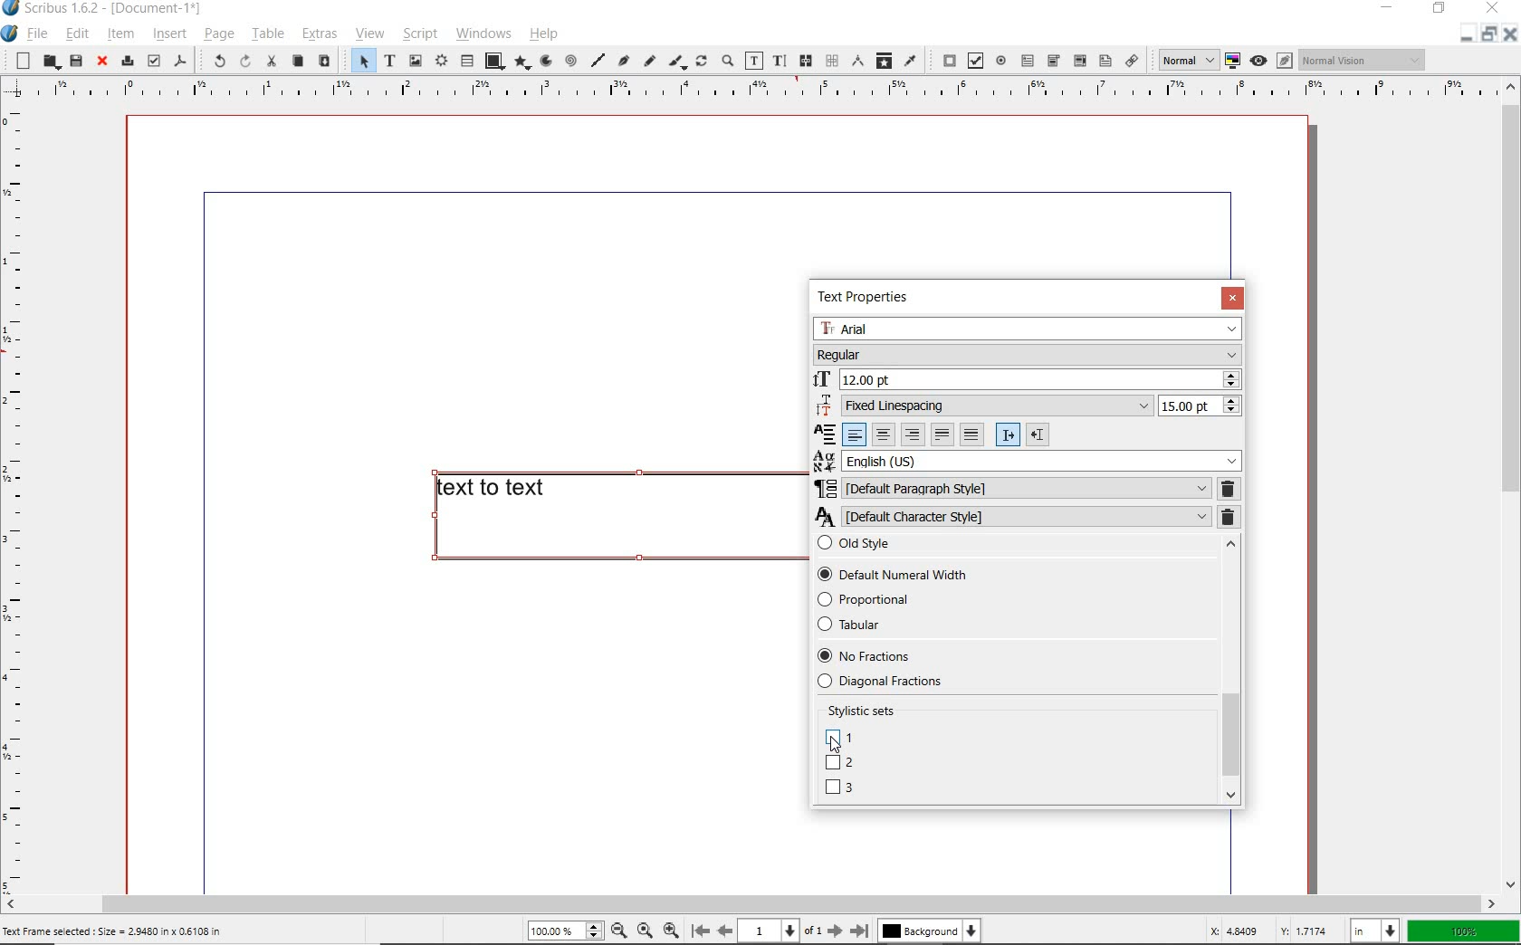 Image resolution: width=1521 pixels, height=945 pixels. What do you see at coordinates (1078, 60) in the screenshot?
I see `pdf list box` at bounding box center [1078, 60].